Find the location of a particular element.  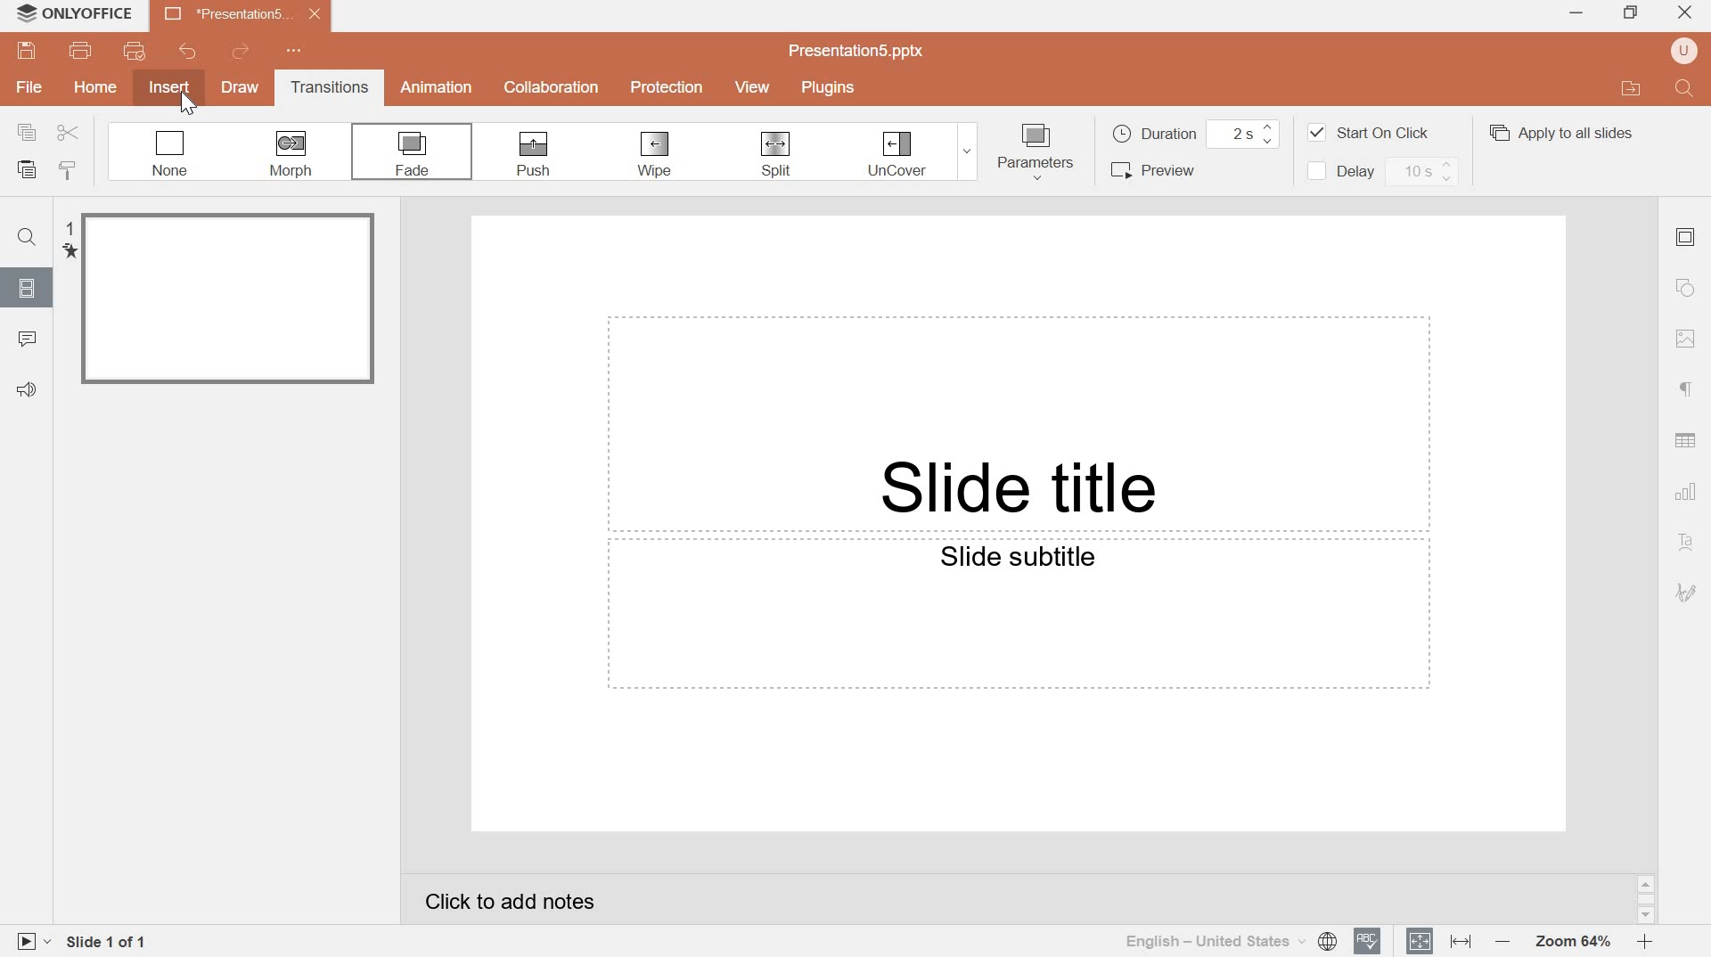

split is located at coordinates (774, 154).